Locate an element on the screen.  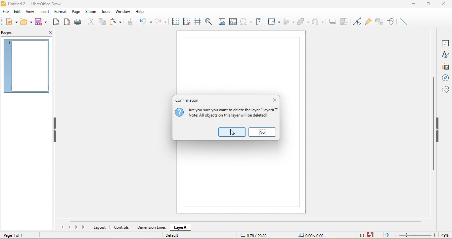
page 1 canvas is located at coordinates (241, 62).